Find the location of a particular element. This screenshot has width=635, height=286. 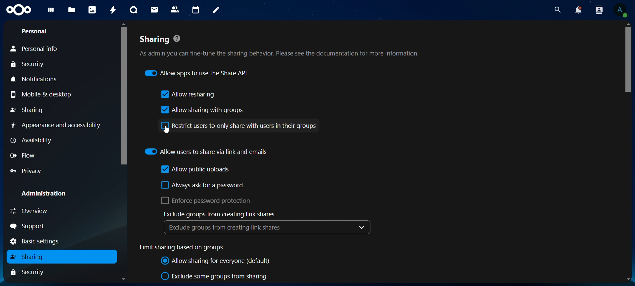

availiability is located at coordinates (32, 140).